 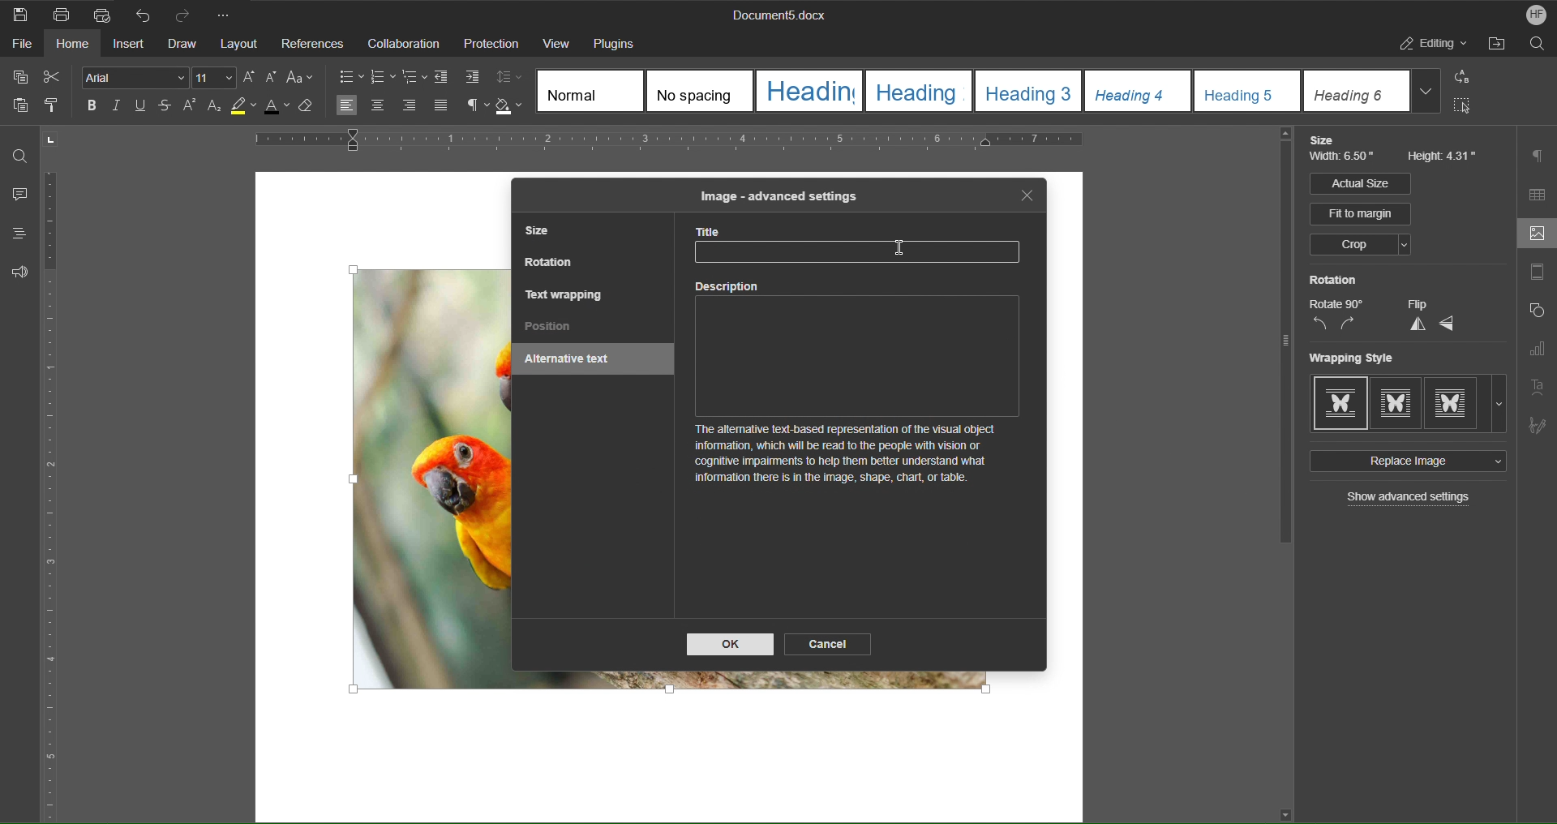 What do you see at coordinates (55, 77) in the screenshot?
I see `Cut` at bounding box center [55, 77].